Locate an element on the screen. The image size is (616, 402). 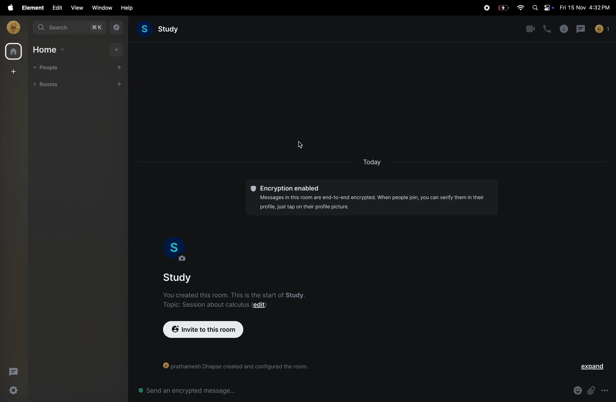
record is located at coordinates (486, 7).